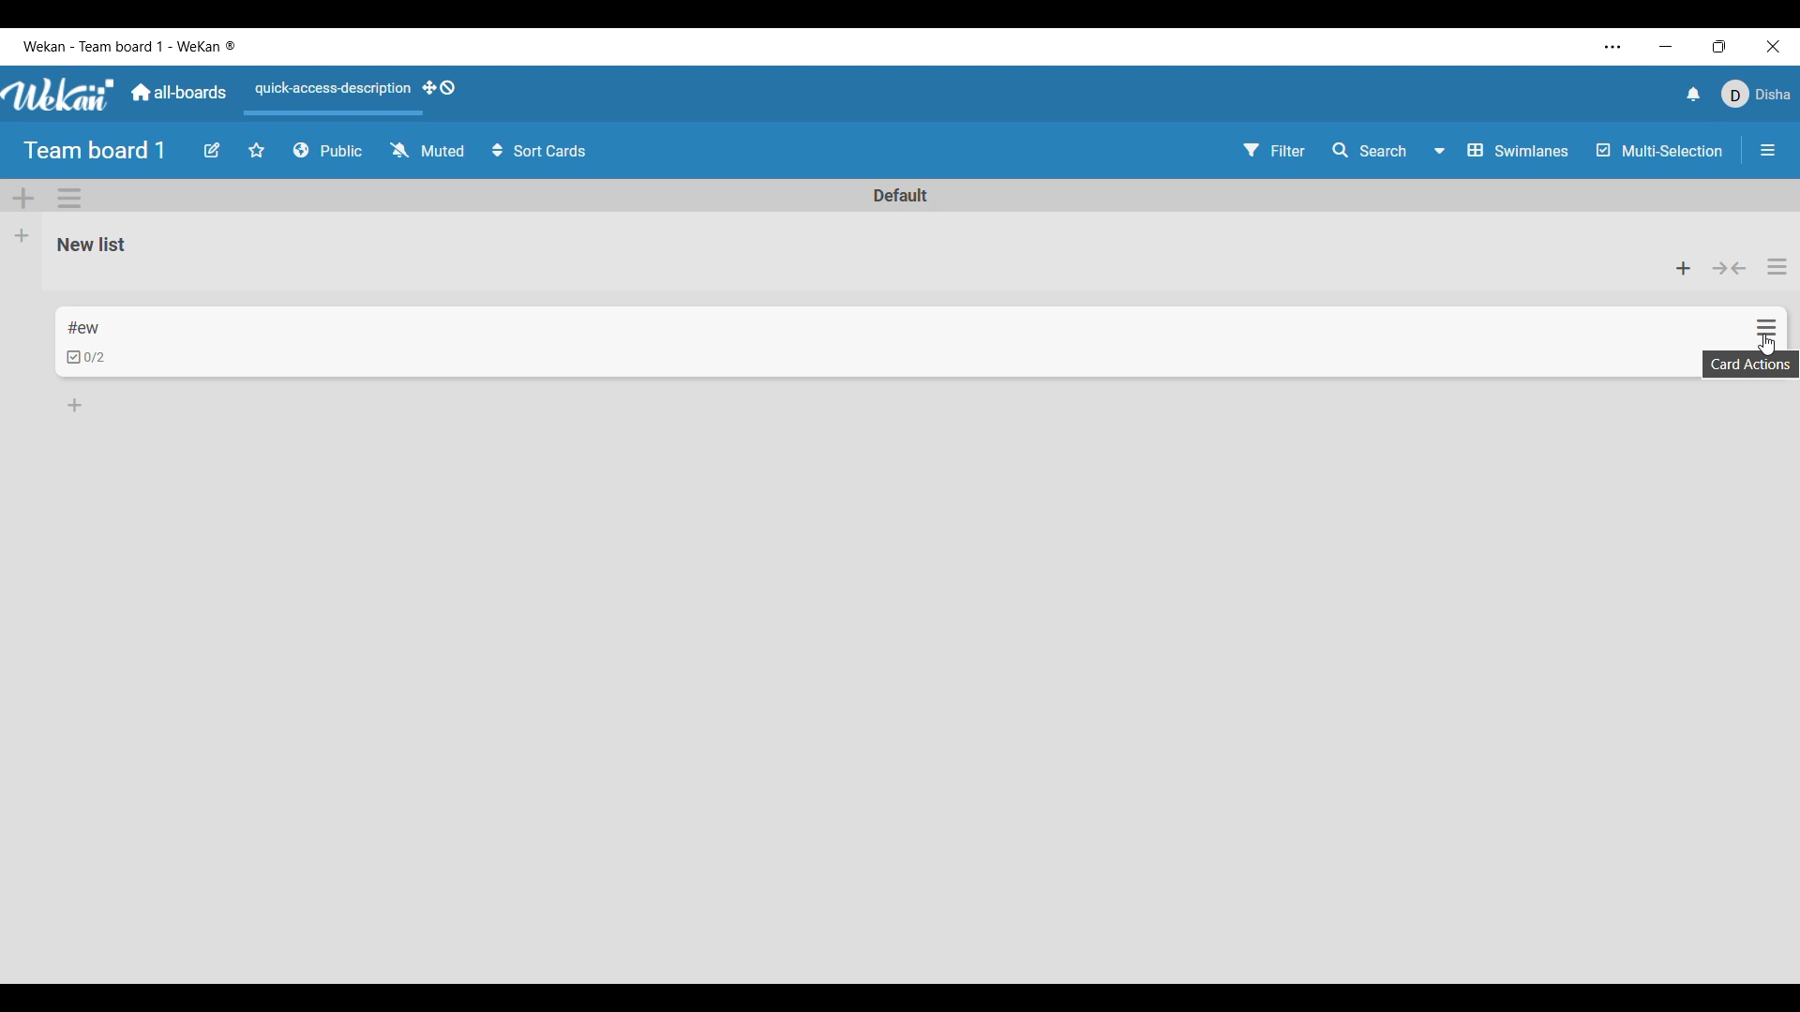  Describe the element at coordinates (1684, 268) in the screenshot. I see `Add card to the top of list` at that location.